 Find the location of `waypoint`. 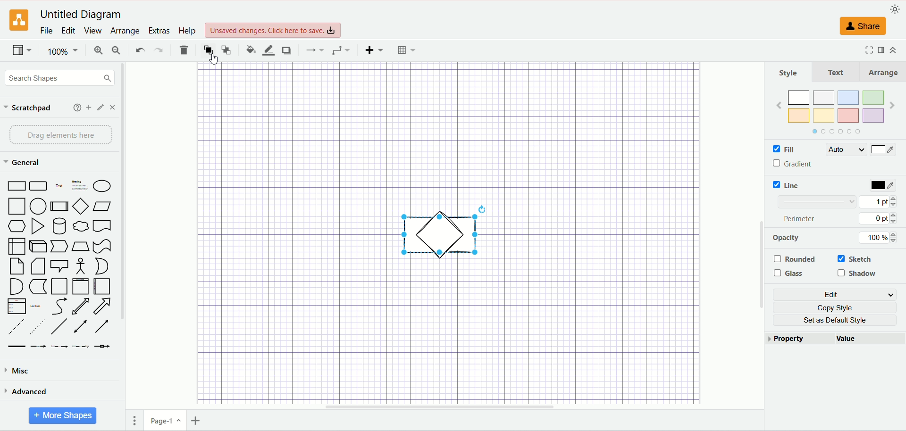

waypoint is located at coordinates (316, 50).